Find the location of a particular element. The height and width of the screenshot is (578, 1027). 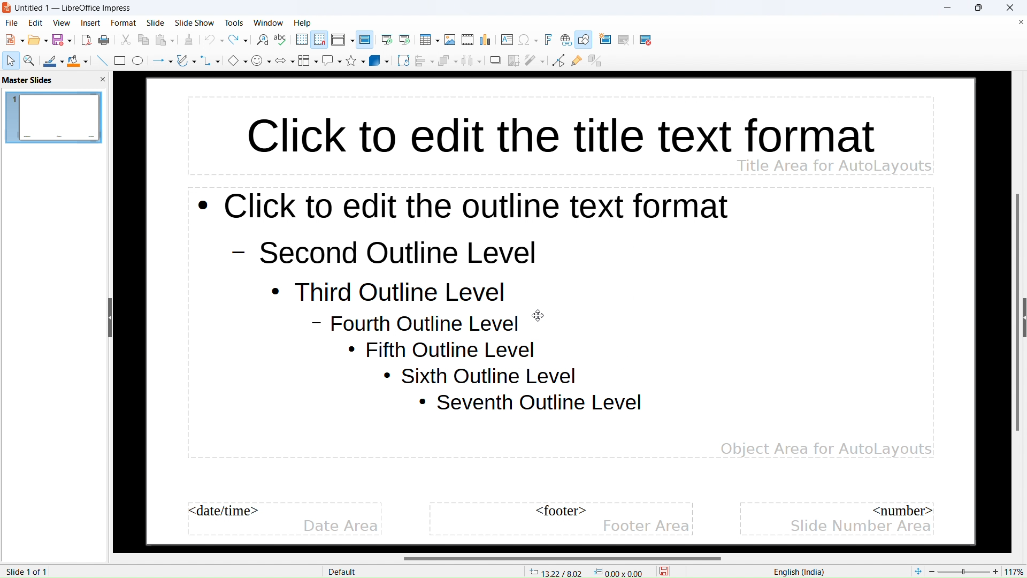

redo is located at coordinates (238, 40).